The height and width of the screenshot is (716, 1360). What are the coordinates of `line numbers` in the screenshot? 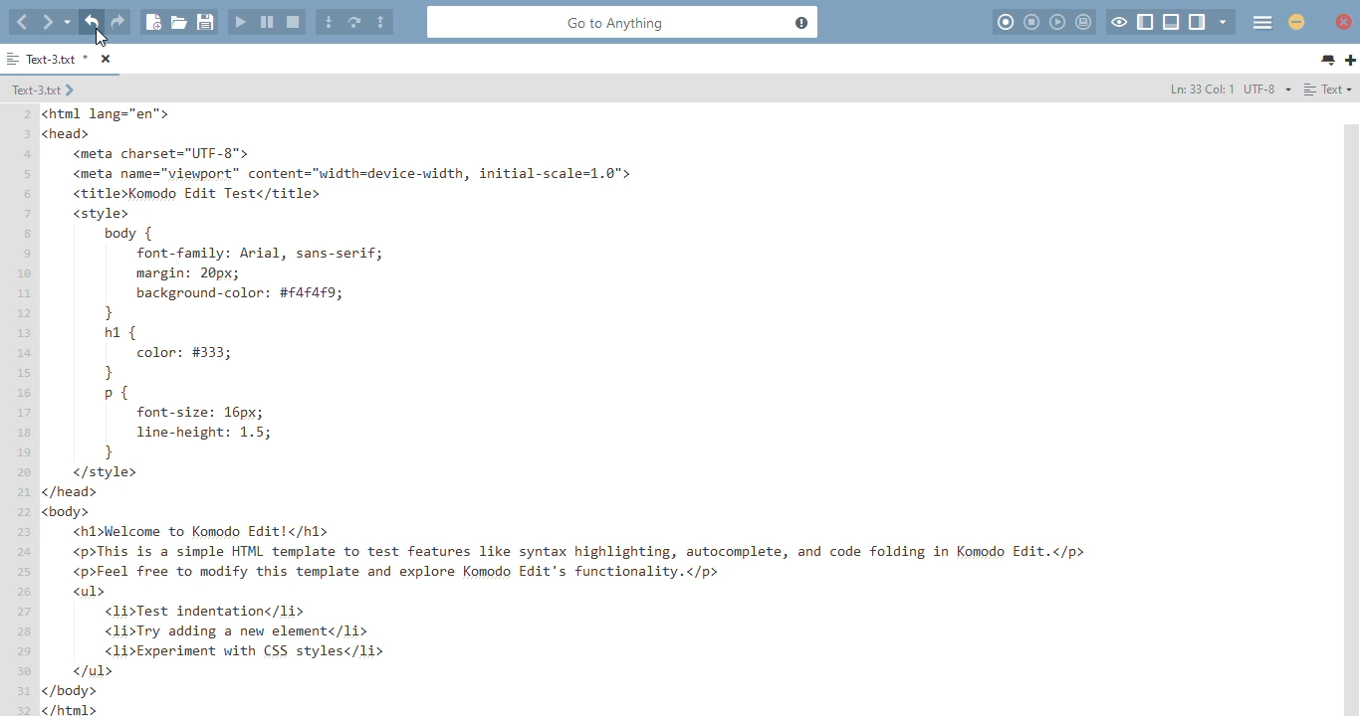 It's located at (26, 409).